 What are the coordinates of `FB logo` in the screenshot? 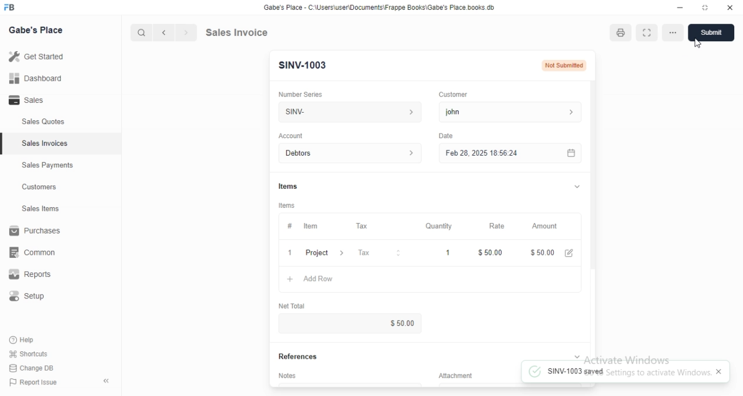 It's located at (12, 8).